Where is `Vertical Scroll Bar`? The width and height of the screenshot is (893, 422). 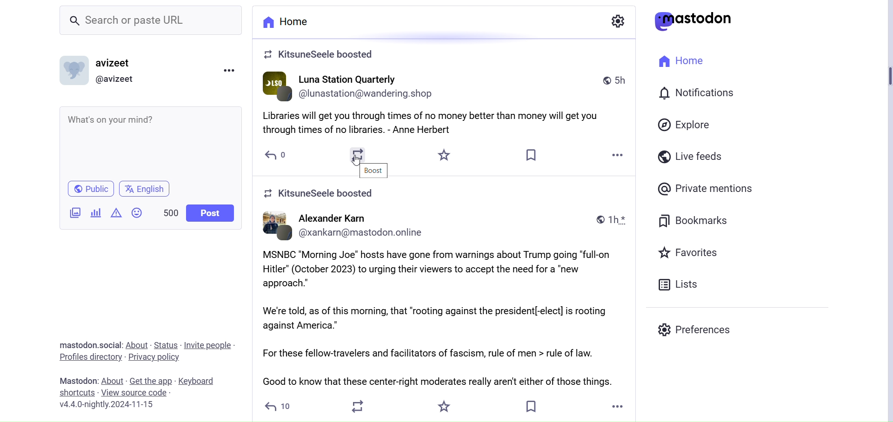 Vertical Scroll Bar is located at coordinates (885, 211).